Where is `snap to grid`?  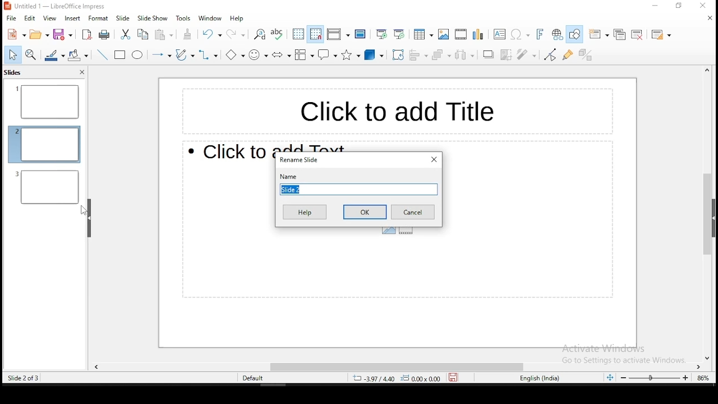
snap to grid is located at coordinates (314, 35).